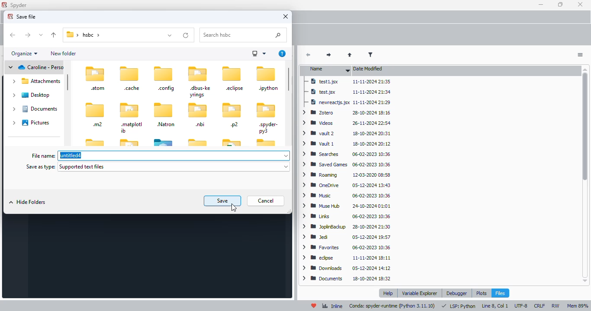 This screenshot has width=591, height=311. What do you see at coordinates (186, 35) in the screenshot?
I see `refresh folder` at bounding box center [186, 35].